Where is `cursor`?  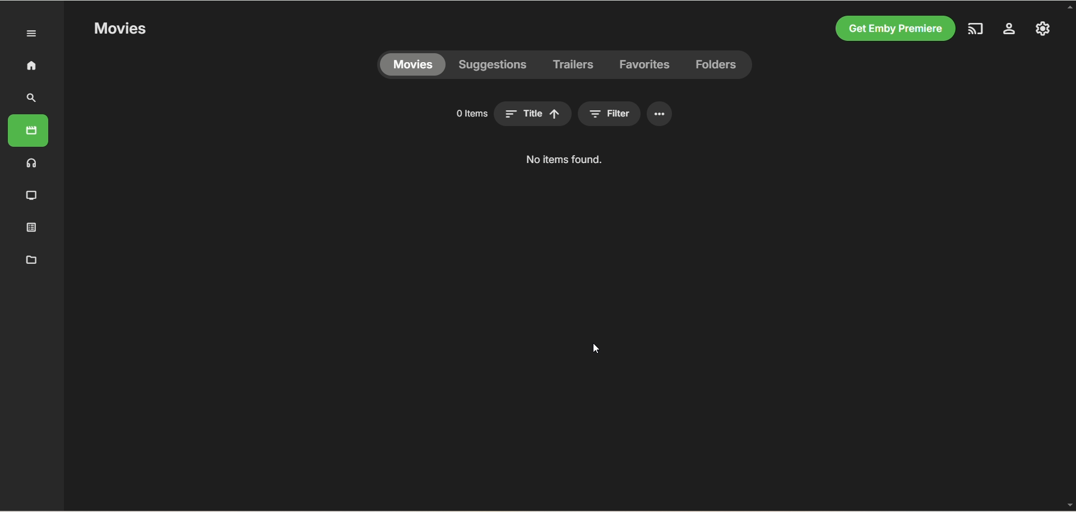
cursor is located at coordinates (597, 348).